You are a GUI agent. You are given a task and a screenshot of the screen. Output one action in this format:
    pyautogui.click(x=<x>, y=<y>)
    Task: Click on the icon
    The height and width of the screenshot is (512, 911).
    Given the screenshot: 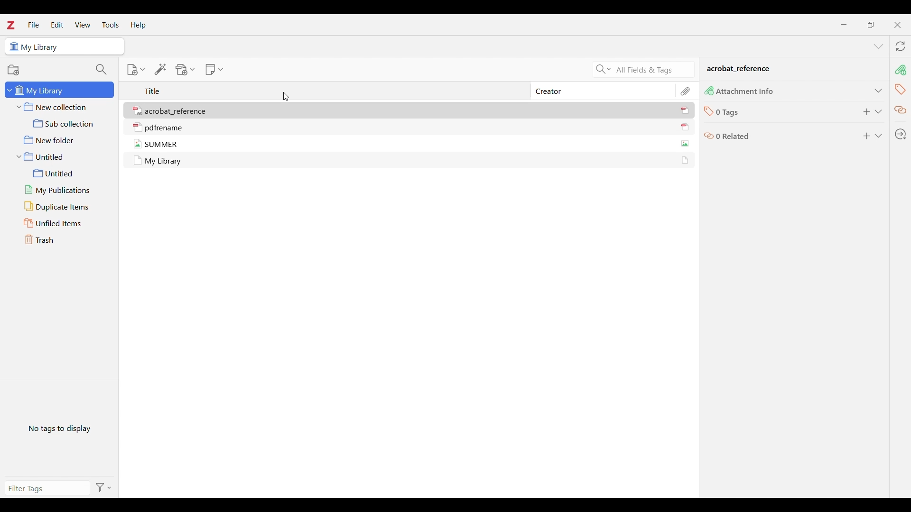 What is the action you would take?
    pyautogui.click(x=685, y=127)
    